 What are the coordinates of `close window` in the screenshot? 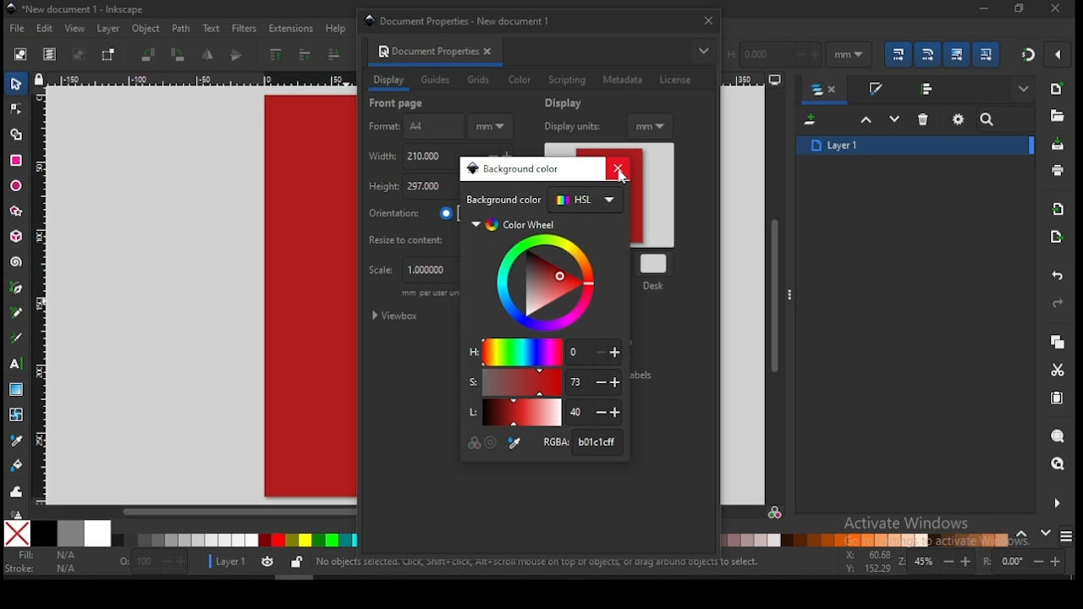 It's located at (1018, 8).